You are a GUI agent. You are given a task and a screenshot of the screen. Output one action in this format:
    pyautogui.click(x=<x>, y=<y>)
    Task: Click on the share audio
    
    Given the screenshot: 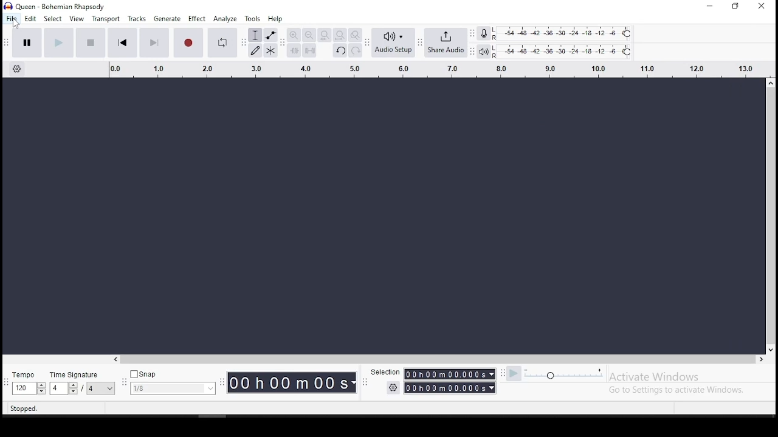 What is the action you would take?
    pyautogui.click(x=447, y=44)
    